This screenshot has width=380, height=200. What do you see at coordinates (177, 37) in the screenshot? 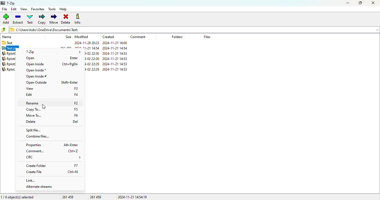
I see `folders` at bounding box center [177, 37].